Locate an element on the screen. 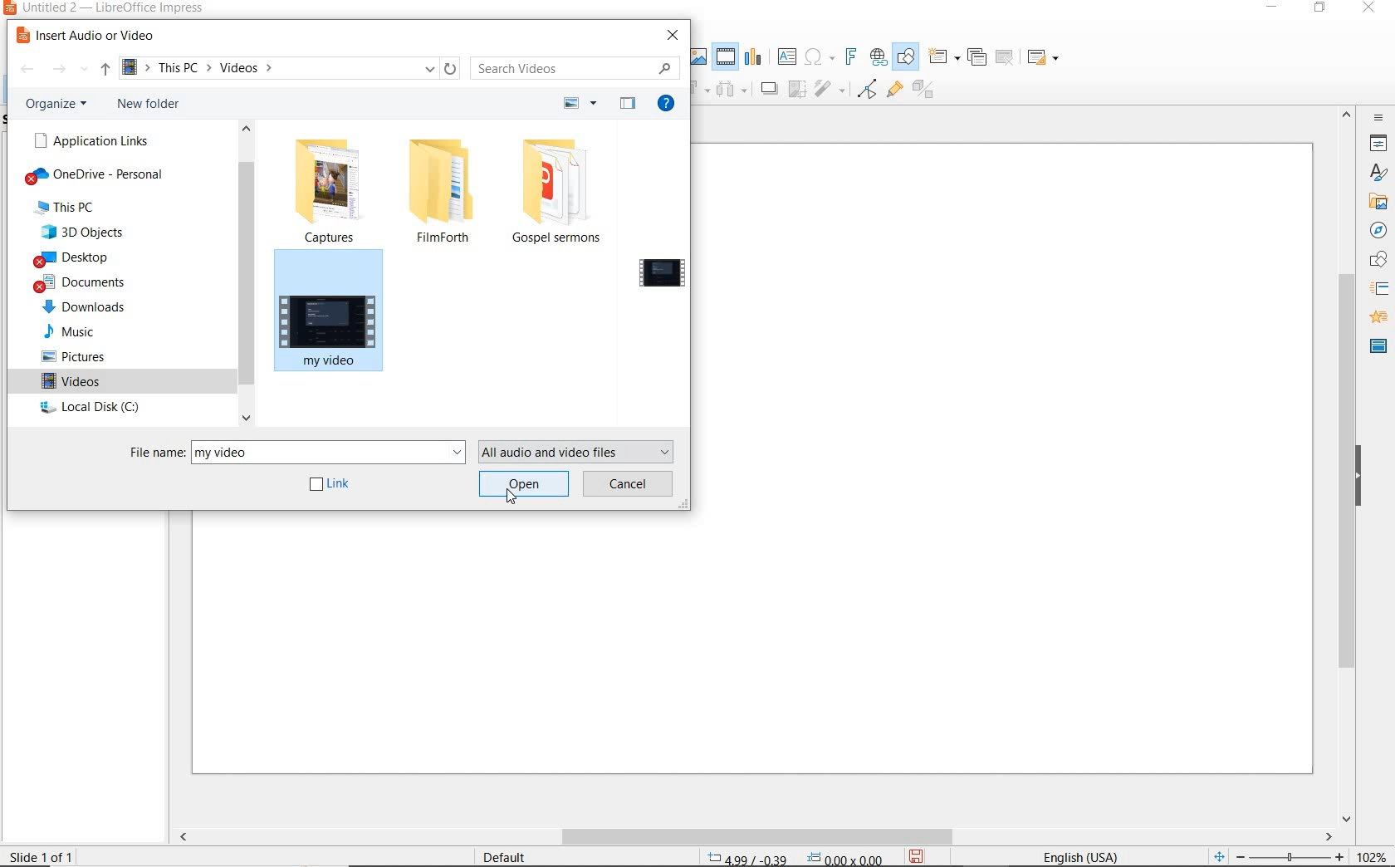 The width and height of the screenshot is (1395, 867). FILE NAME is located at coordinates (105, 9).